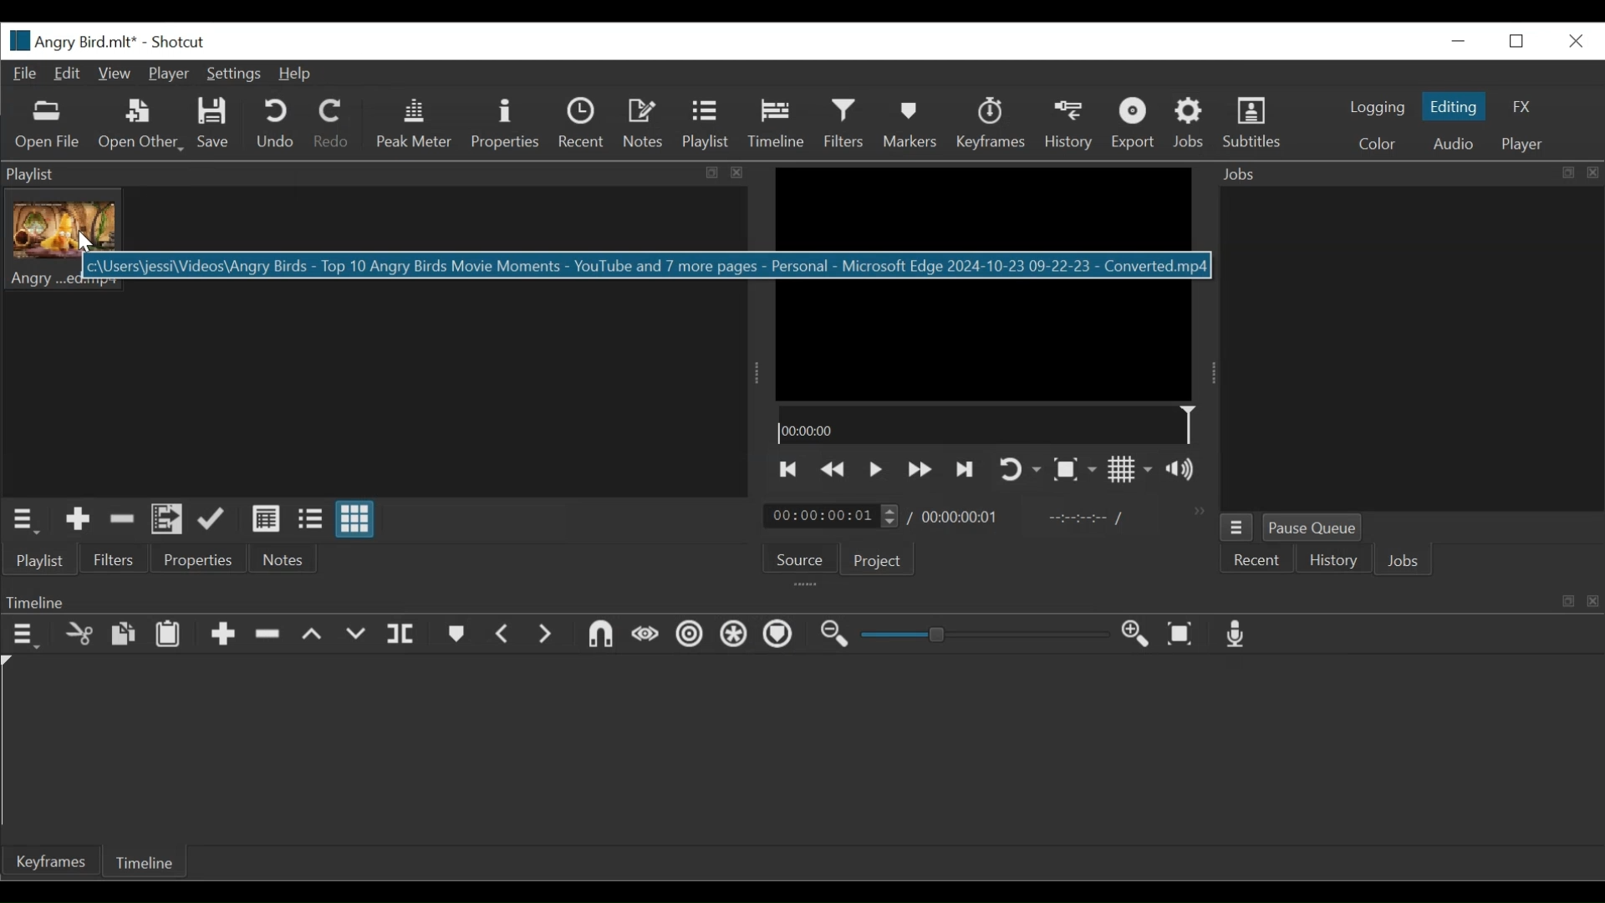 The width and height of the screenshot is (1605, 903). What do you see at coordinates (920, 468) in the screenshot?
I see `Play forward quickly` at bounding box center [920, 468].